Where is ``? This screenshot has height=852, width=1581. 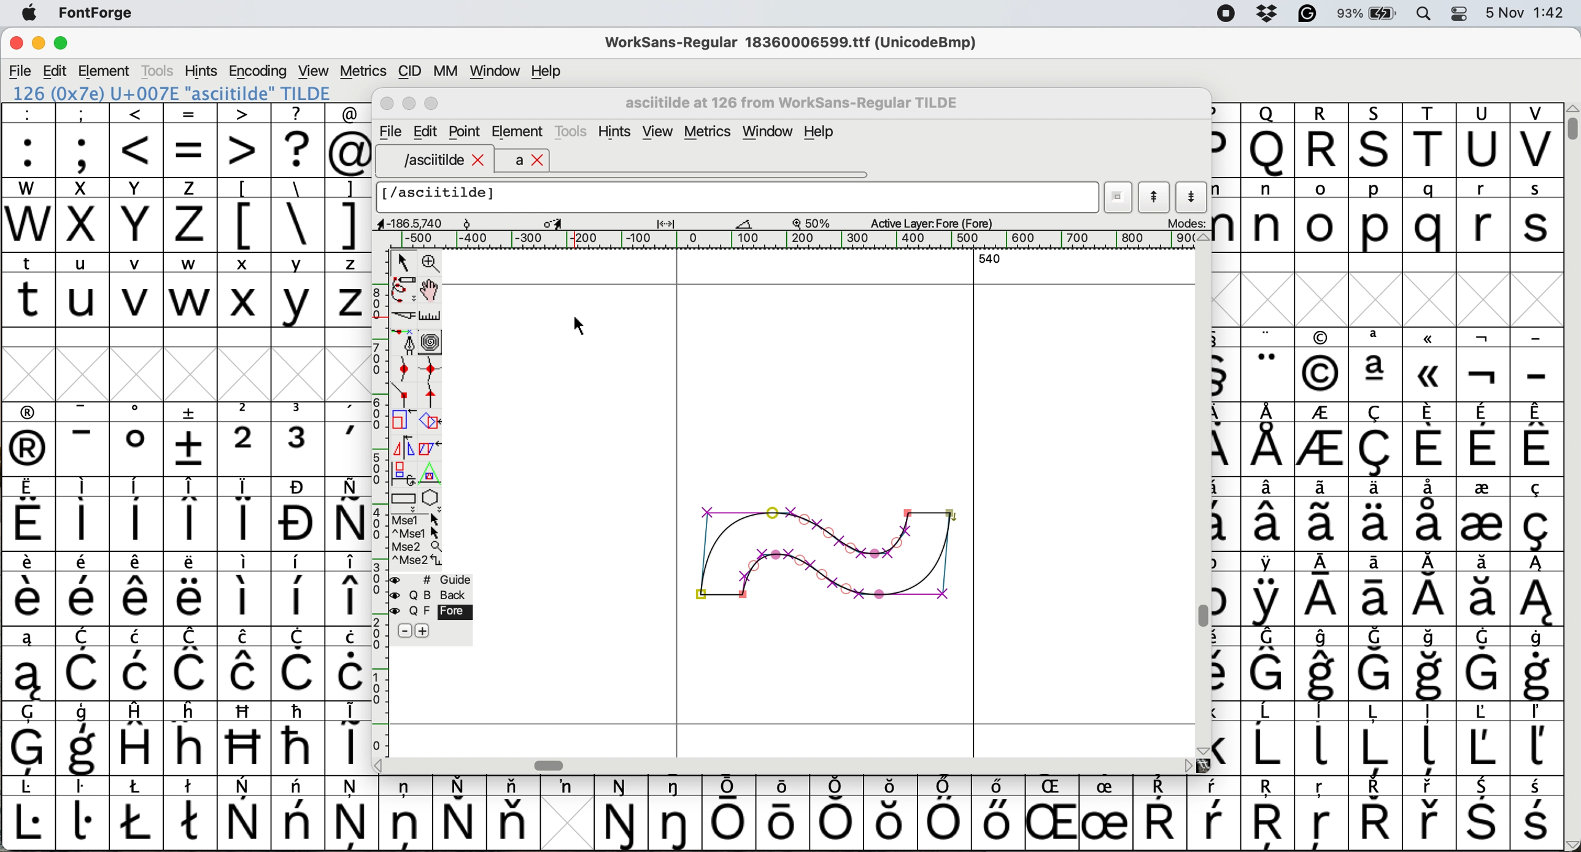
 is located at coordinates (892, 813).